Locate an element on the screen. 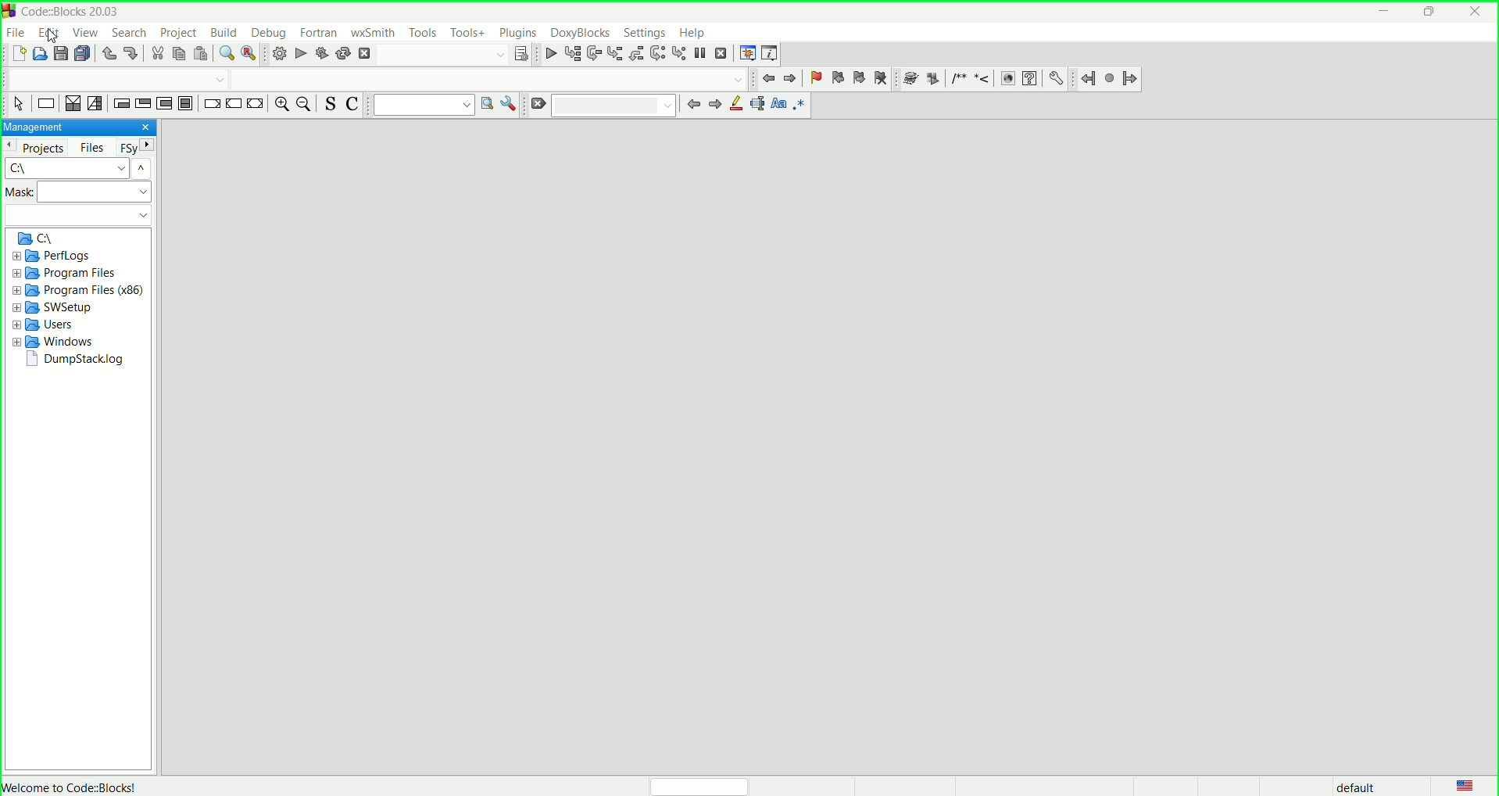 This screenshot has height=796, width=1499. fsy is located at coordinates (134, 146).